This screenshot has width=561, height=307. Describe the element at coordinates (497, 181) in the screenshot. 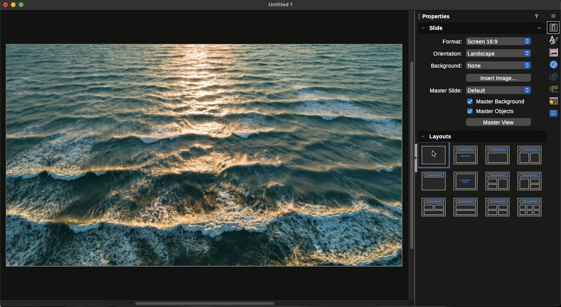

I see `Title and three boxes` at that location.